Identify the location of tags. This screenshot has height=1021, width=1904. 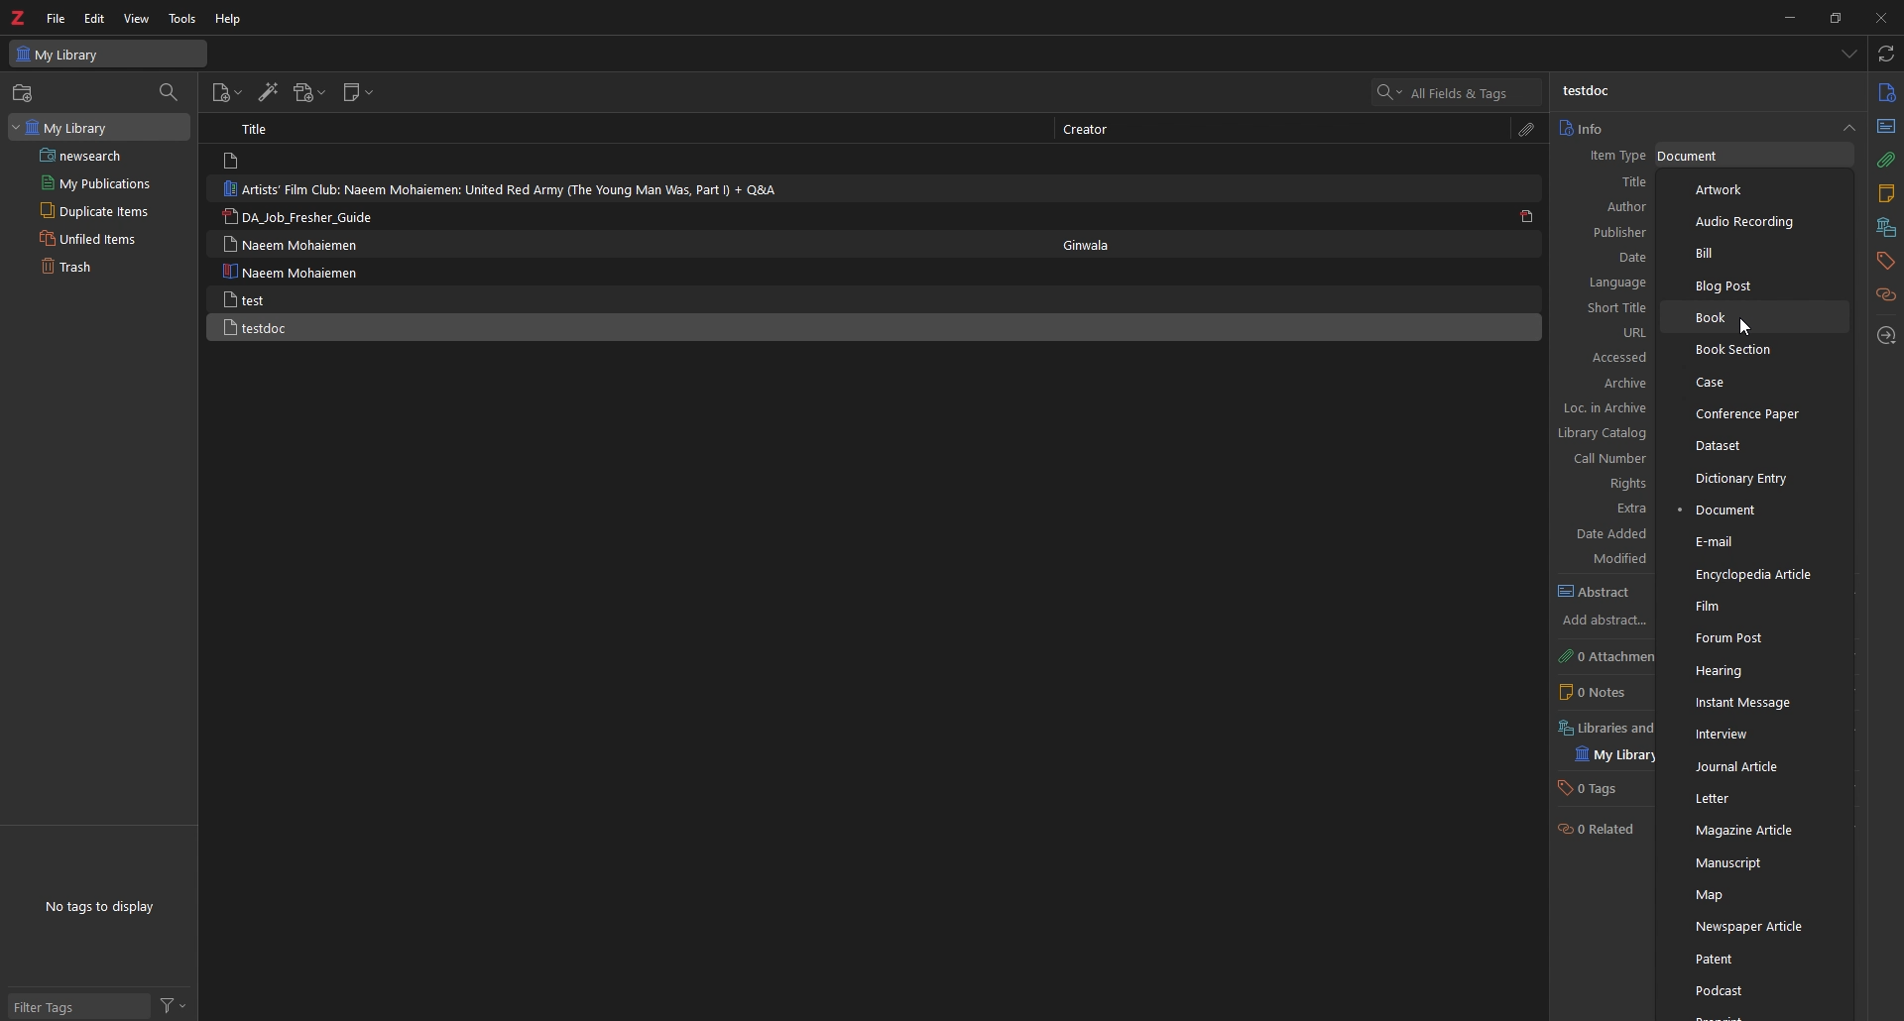
(1884, 262).